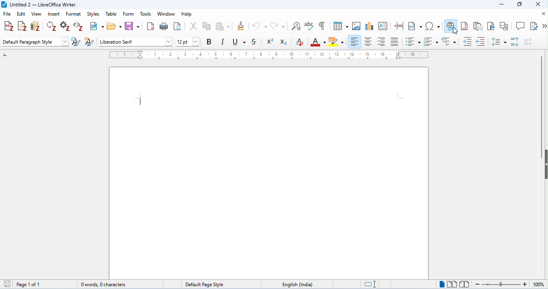 The width and height of the screenshot is (548, 289). What do you see at coordinates (337, 42) in the screenshot?
I see `background color` at bounding box center [337, 42].